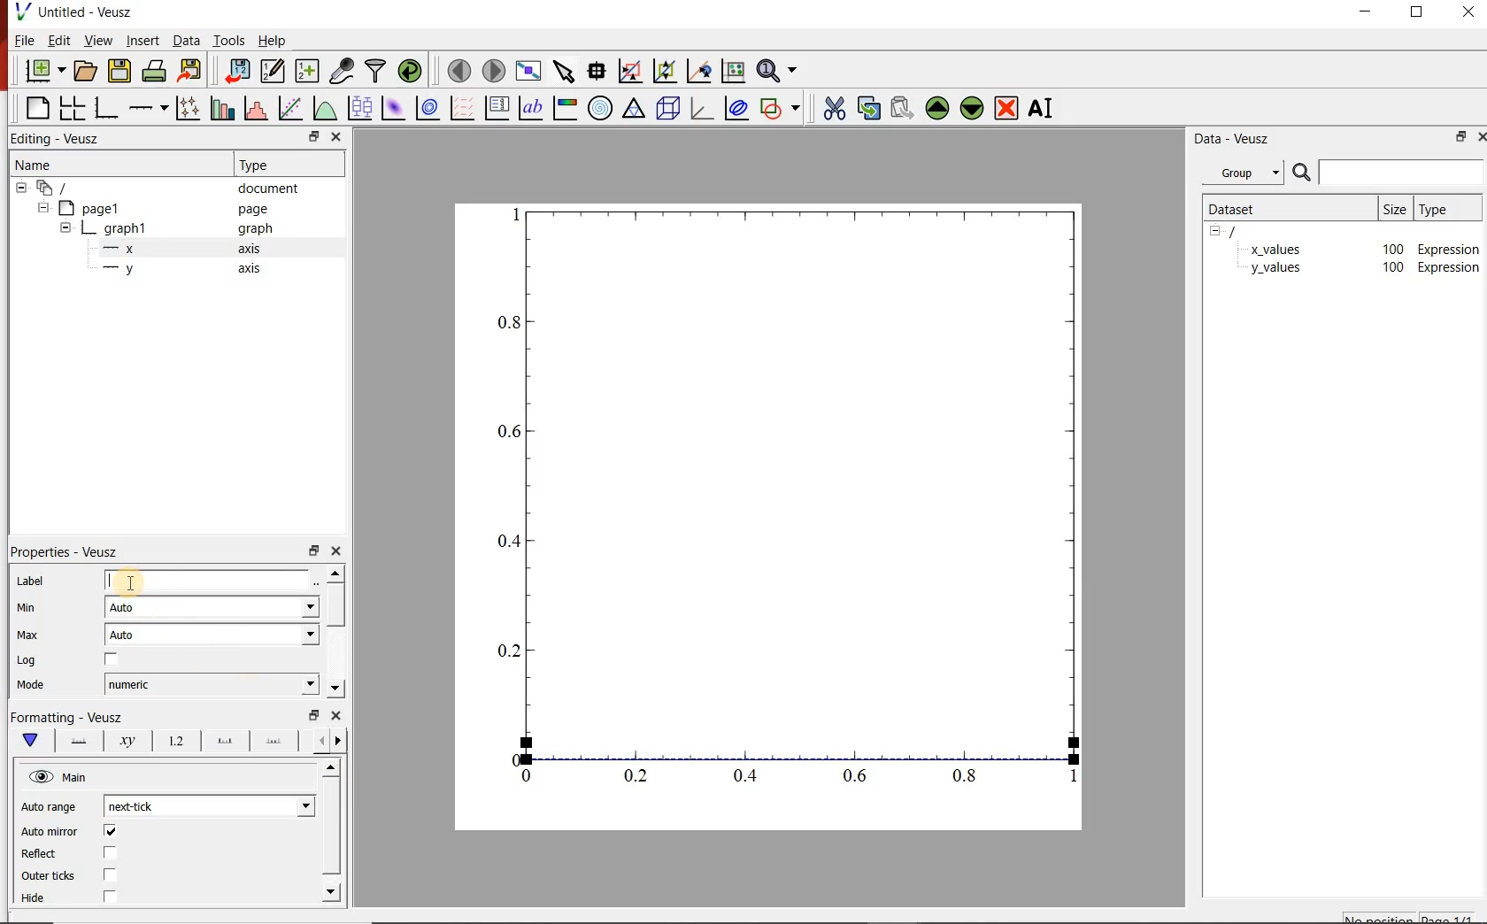 The height and width of the screenshot is (924, 1487). I want to click on add shape, so click(781, 109).